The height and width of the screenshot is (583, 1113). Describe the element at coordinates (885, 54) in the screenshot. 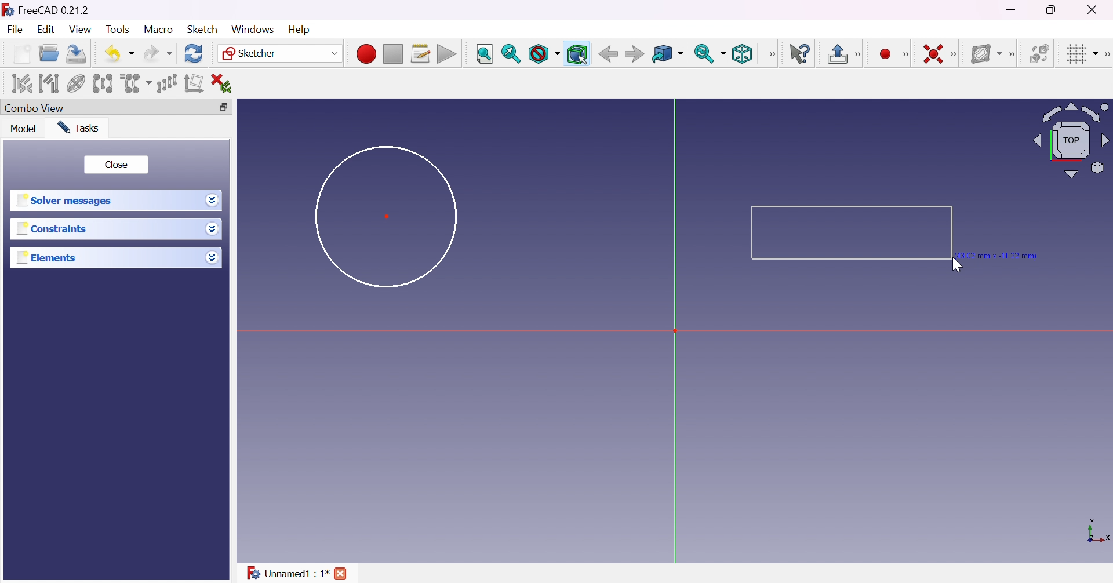

I see `Create point` at that location.